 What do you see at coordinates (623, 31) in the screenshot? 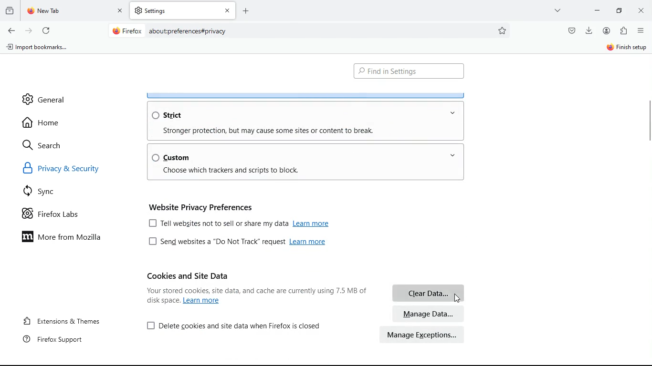
I see `extentions` at bounding box center [623, 31].